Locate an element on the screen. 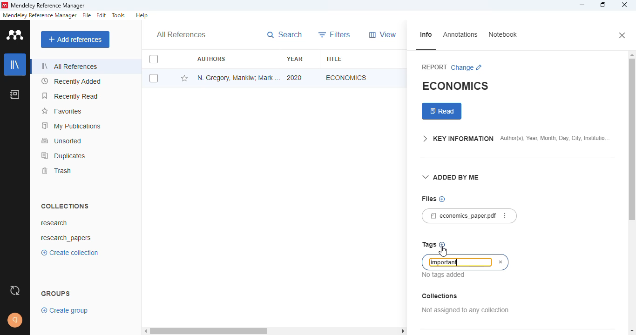 This screenshot has width=636, height=335. filters is located at coordinates (335, 35).